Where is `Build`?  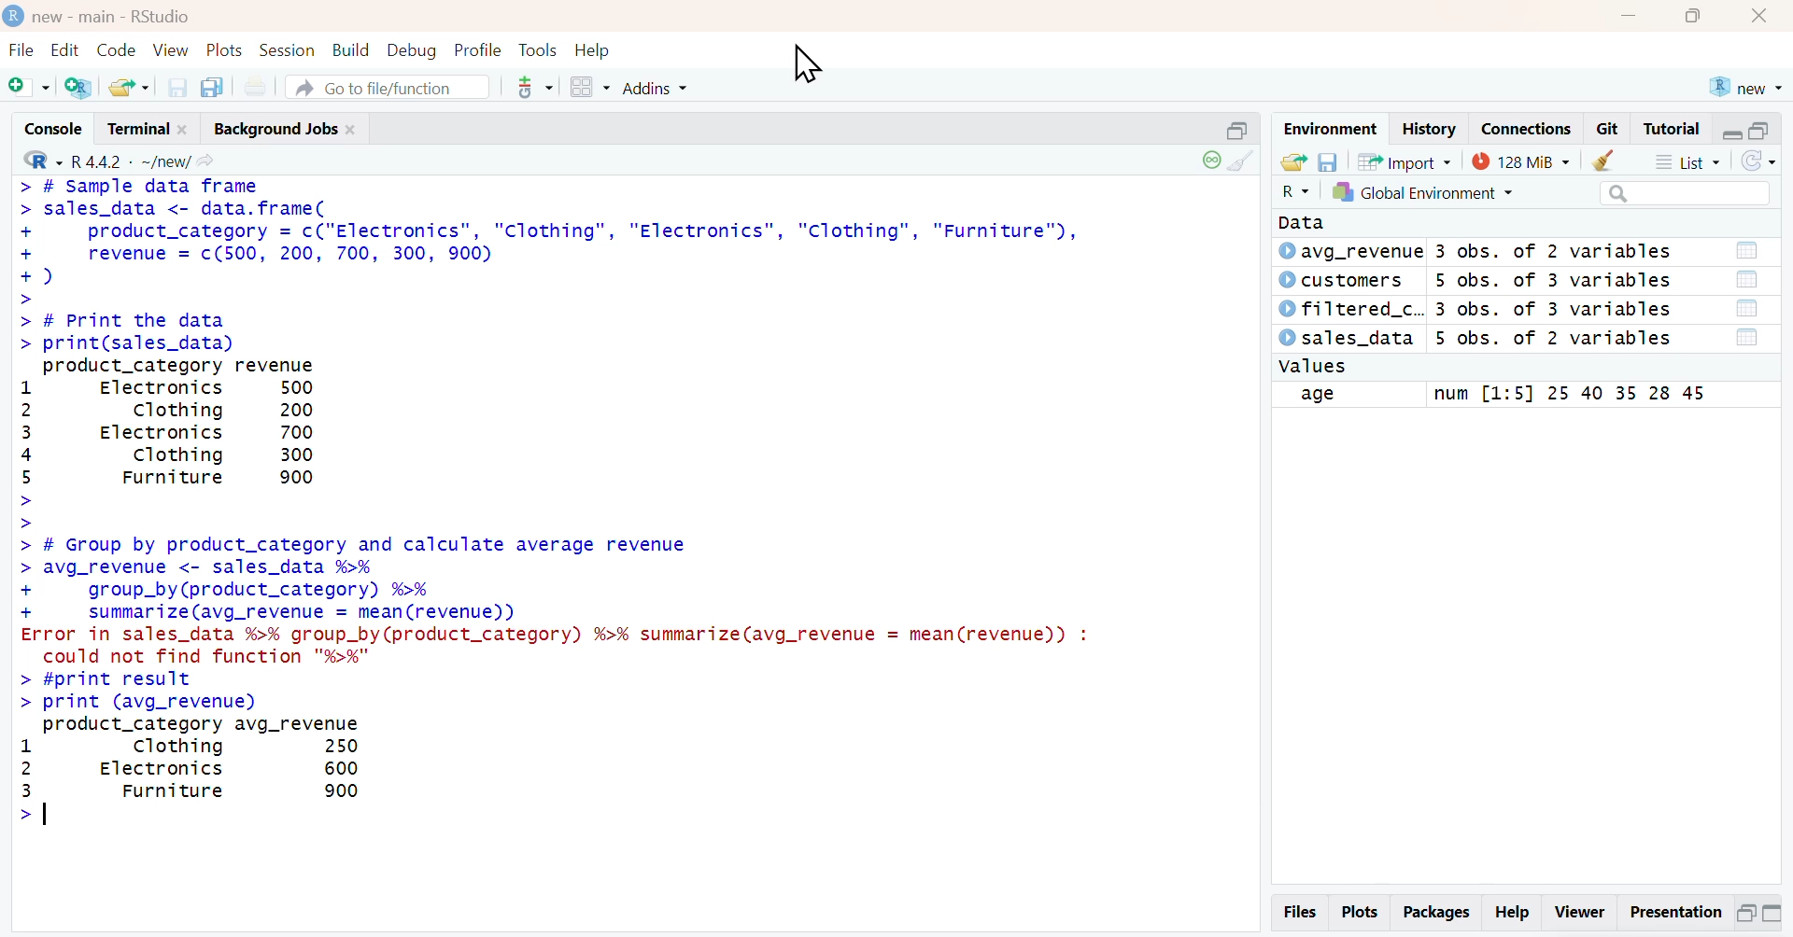
Build is located at coordinates (353, 51).